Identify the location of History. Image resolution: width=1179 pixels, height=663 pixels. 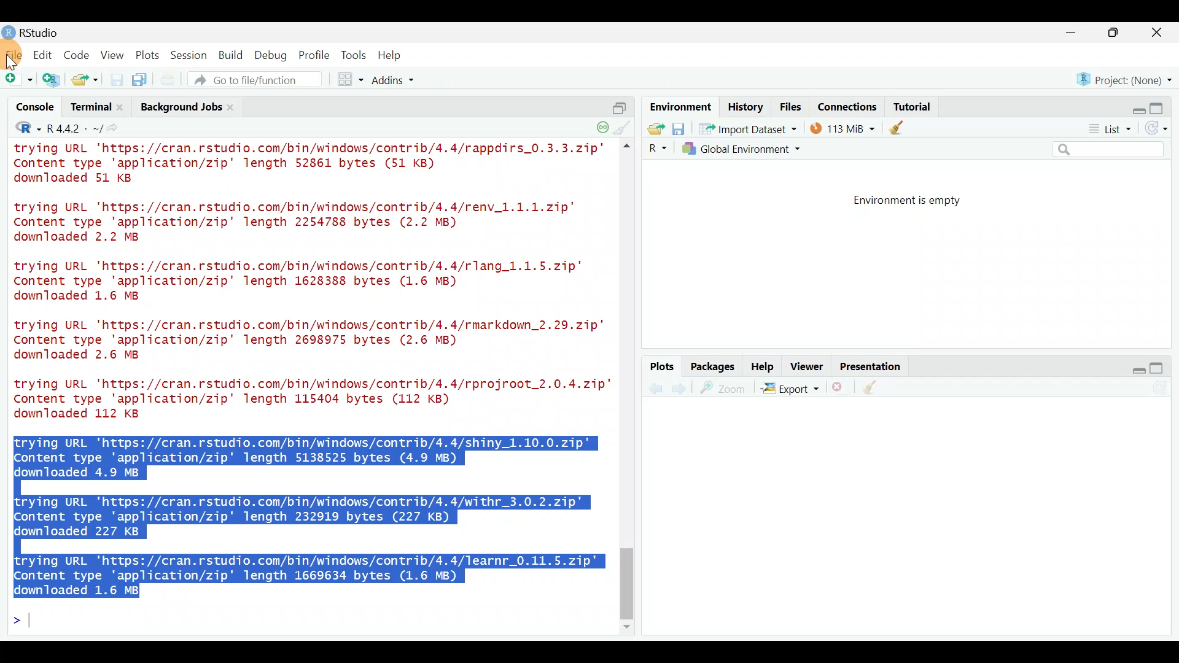
(745, 106).